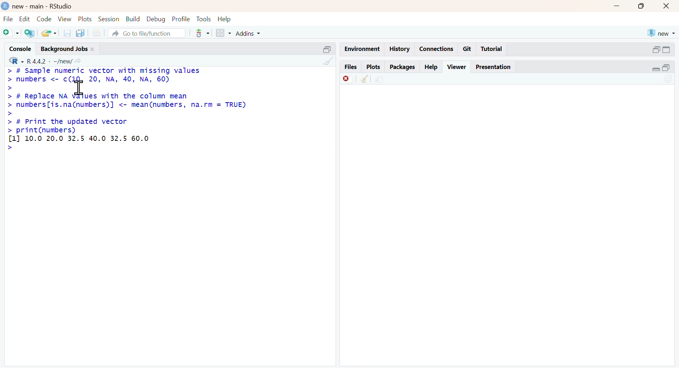 The height and width of the screenshot is (368, 679). Describe the element at coordinates (329, 62) in the screenshot. I see `clean` at that location.